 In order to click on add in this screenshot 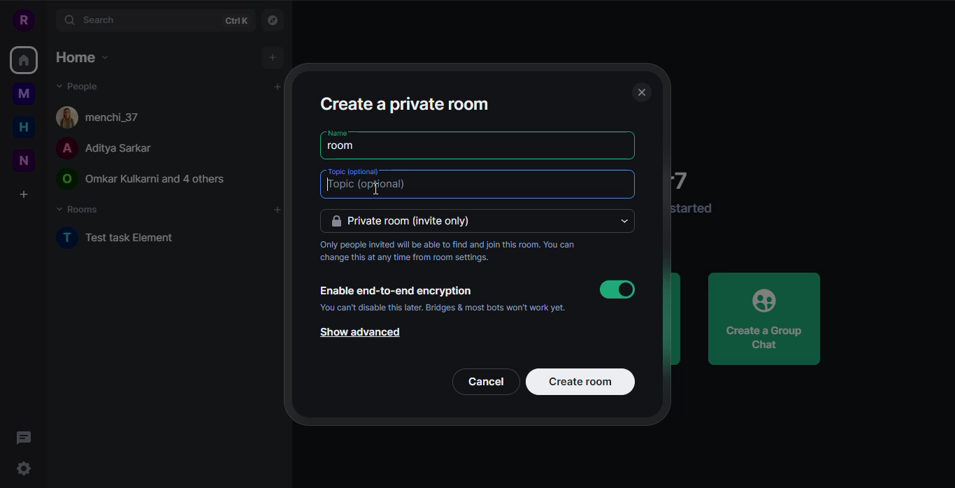, I will do `click(276, 210)`.